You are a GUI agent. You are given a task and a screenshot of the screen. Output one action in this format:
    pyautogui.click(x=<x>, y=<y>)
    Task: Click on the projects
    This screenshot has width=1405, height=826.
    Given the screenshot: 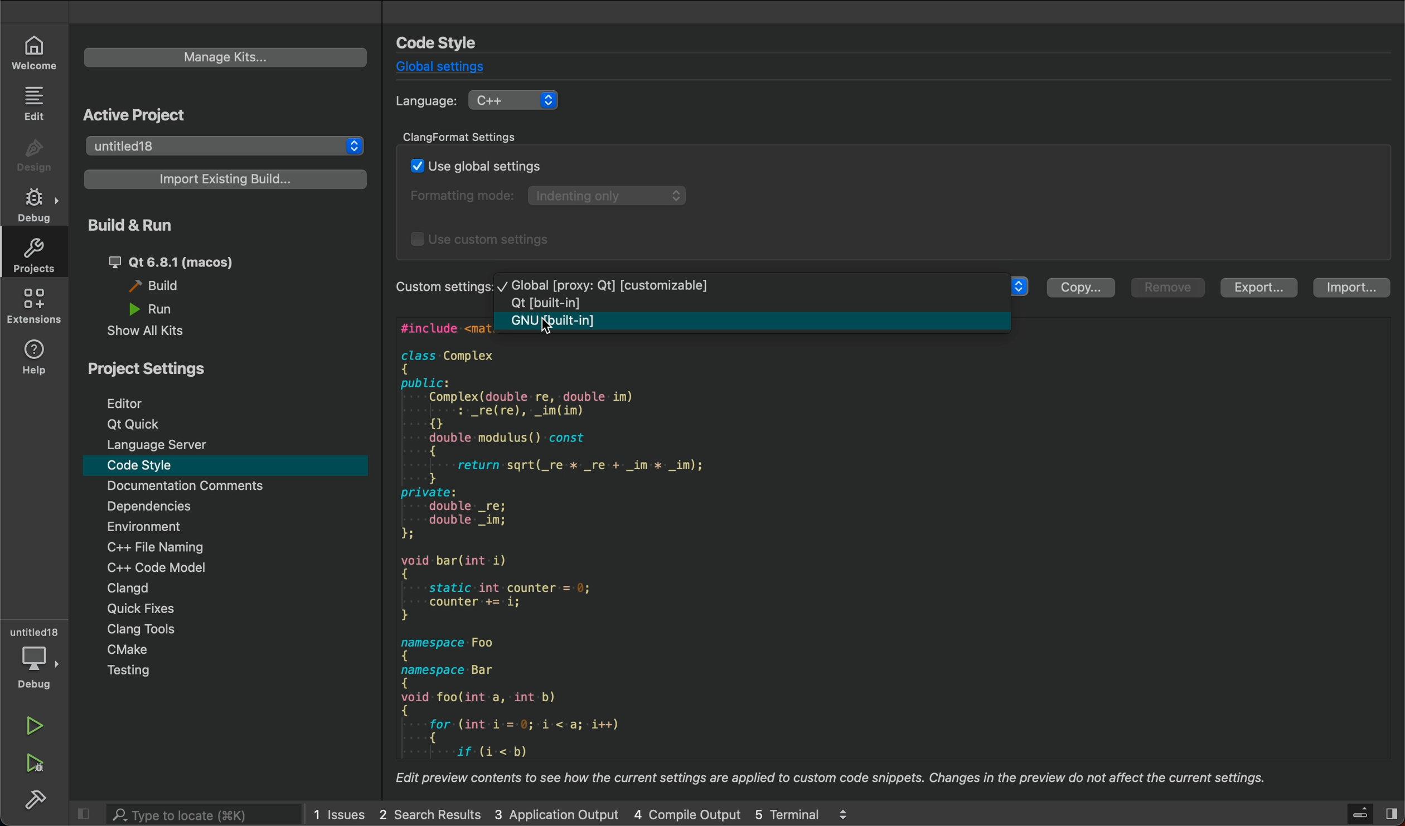 What is the action you would take?
    pyautogui.click(x=33, y=257)
    